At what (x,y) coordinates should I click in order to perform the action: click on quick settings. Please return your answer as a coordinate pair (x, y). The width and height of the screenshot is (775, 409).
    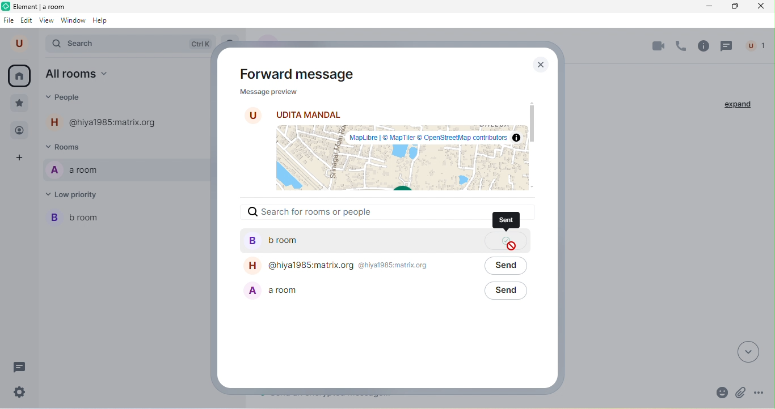
    Looking at the image, I should click on (20, 393).